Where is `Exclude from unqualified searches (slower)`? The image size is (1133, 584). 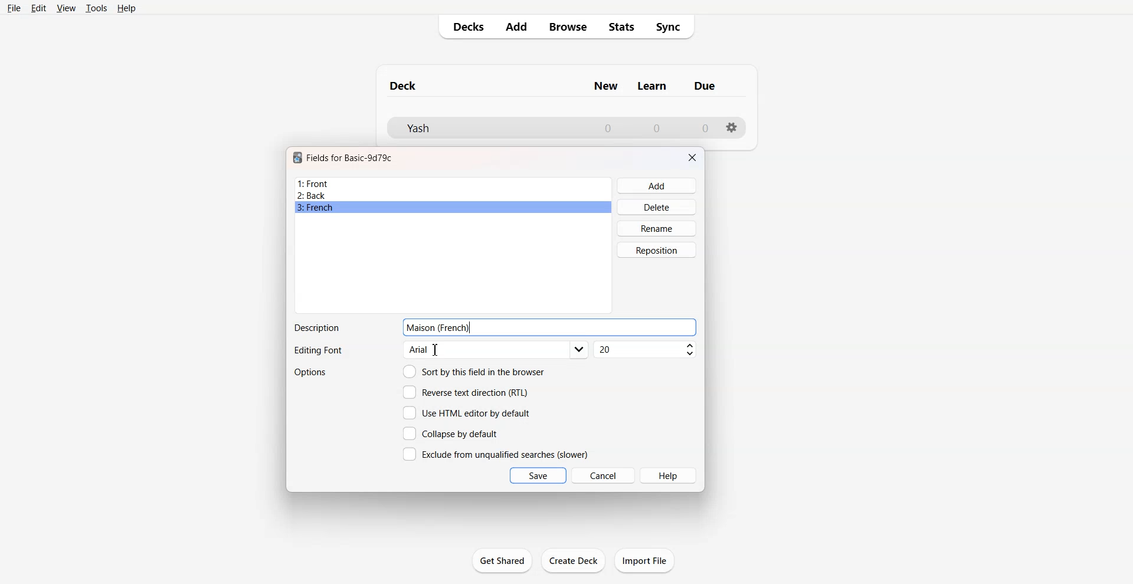 Exclude from unqualified searches (slower) is located at coordinates (495, 454).